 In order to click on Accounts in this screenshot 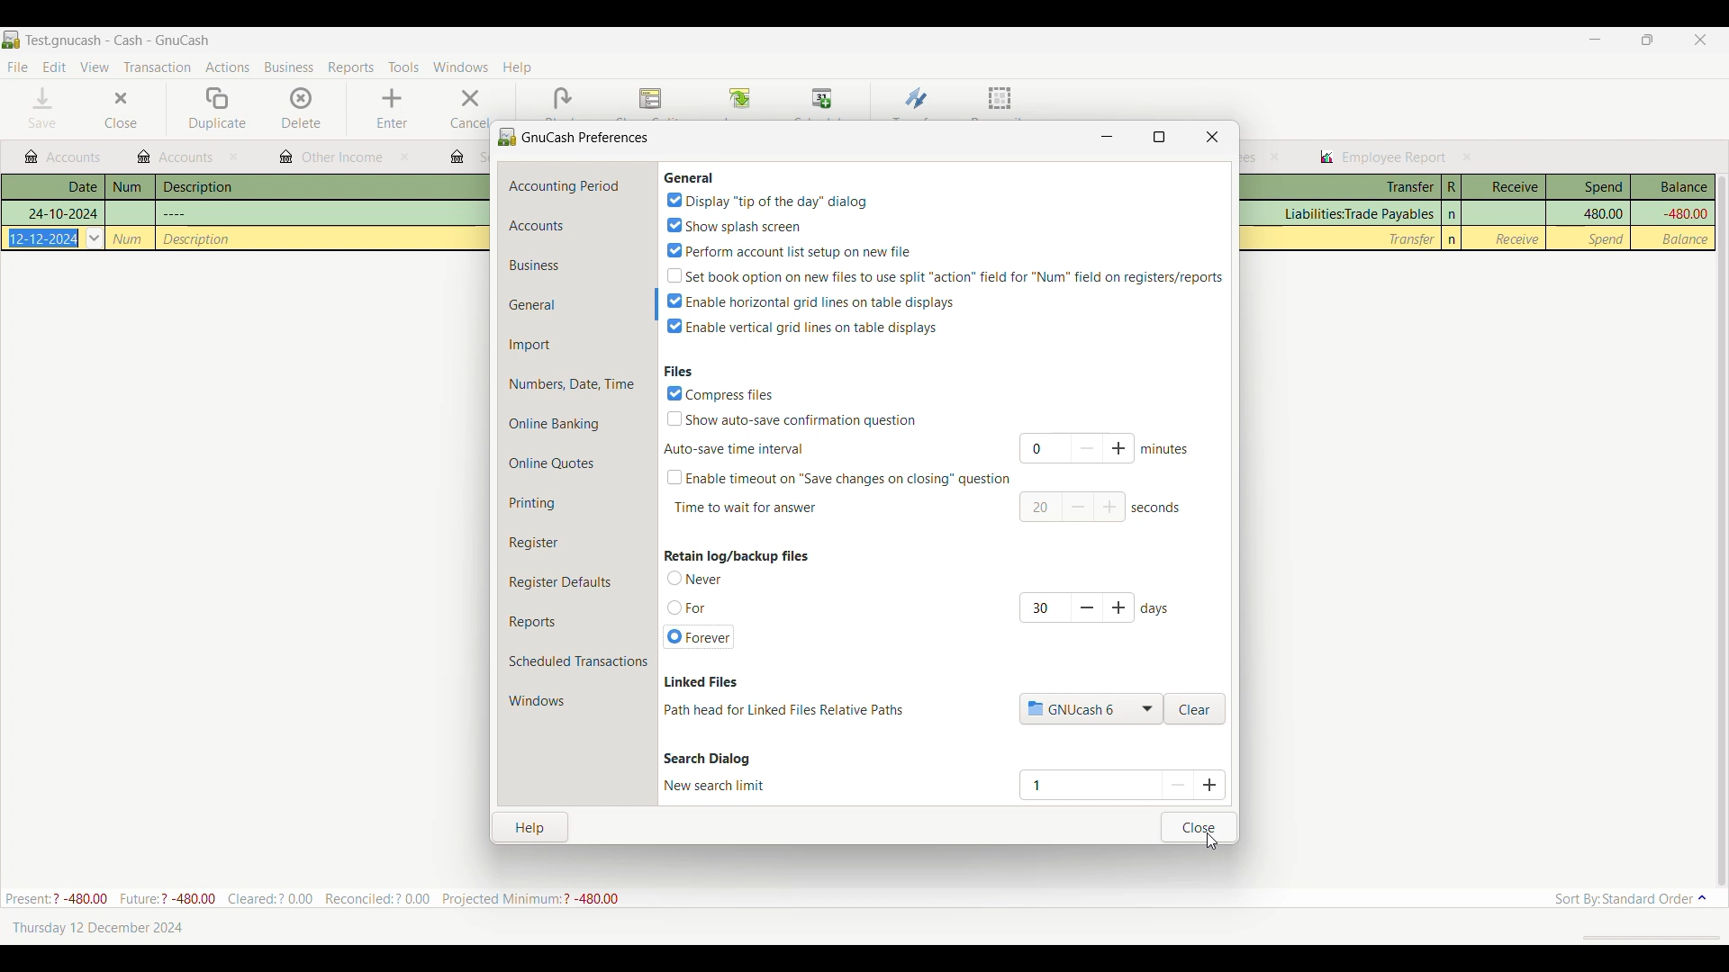, I will do `click(578, 226)`.